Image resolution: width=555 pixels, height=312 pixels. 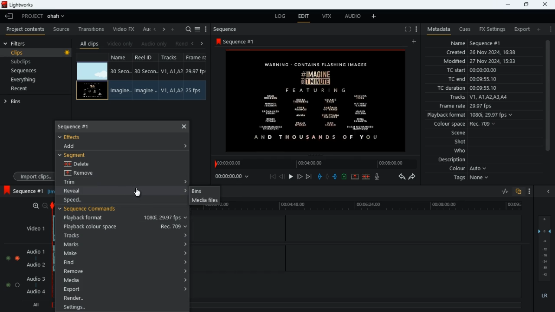 What do you see at coordinates (123, 245) in the screenshot?
I see `marks` at bounding box center [123, 245].